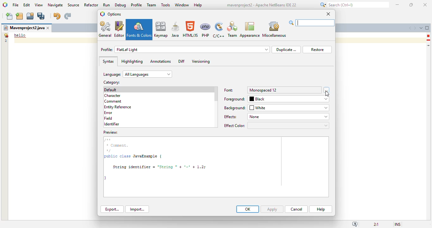 The height and width of the screenshot is (228, 432). Describe the element at coordinates (428, 36) in the screenshot. I see `error` at that location.